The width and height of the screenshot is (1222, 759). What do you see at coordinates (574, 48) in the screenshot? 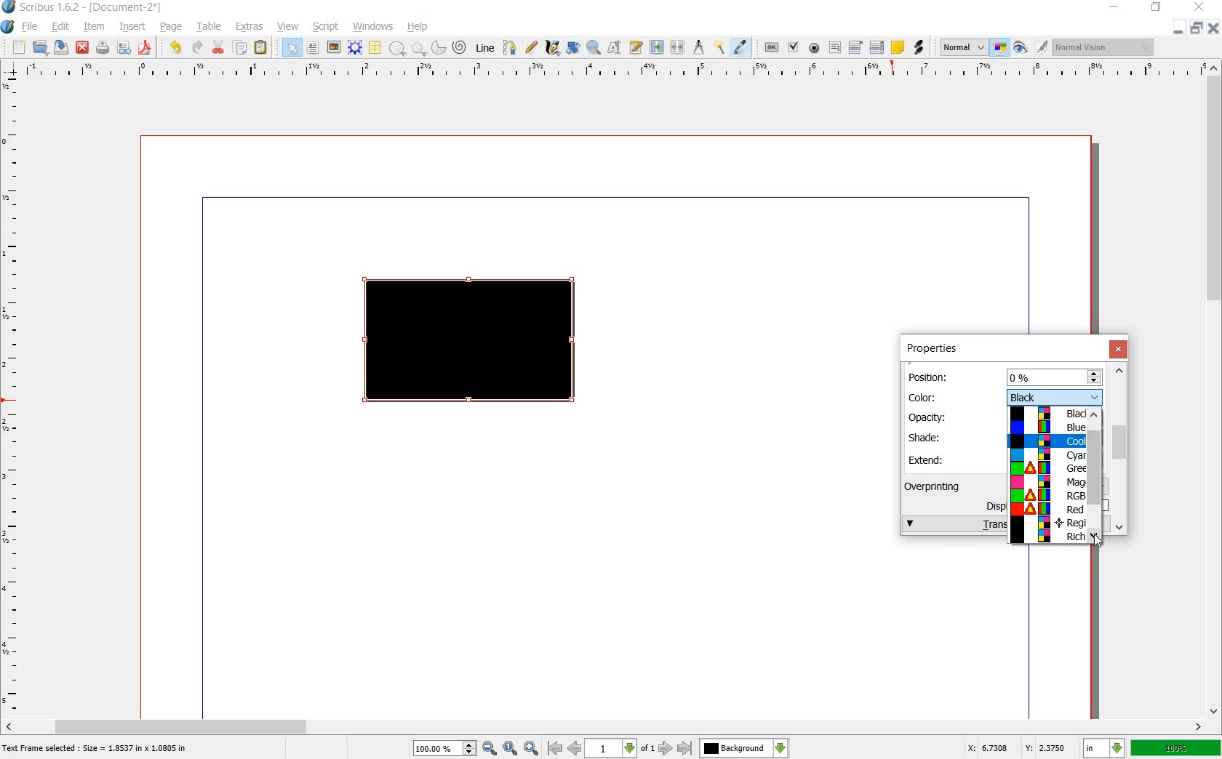
I see `rotate item` at bounding box center [574, 48].